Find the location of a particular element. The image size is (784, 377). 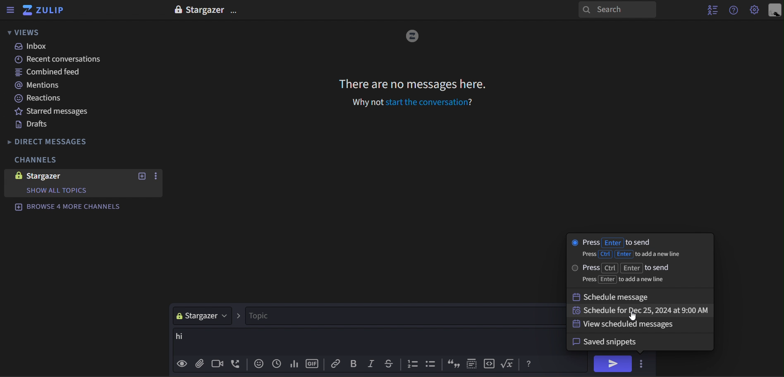

add video call is located at coordinates (217, 364).